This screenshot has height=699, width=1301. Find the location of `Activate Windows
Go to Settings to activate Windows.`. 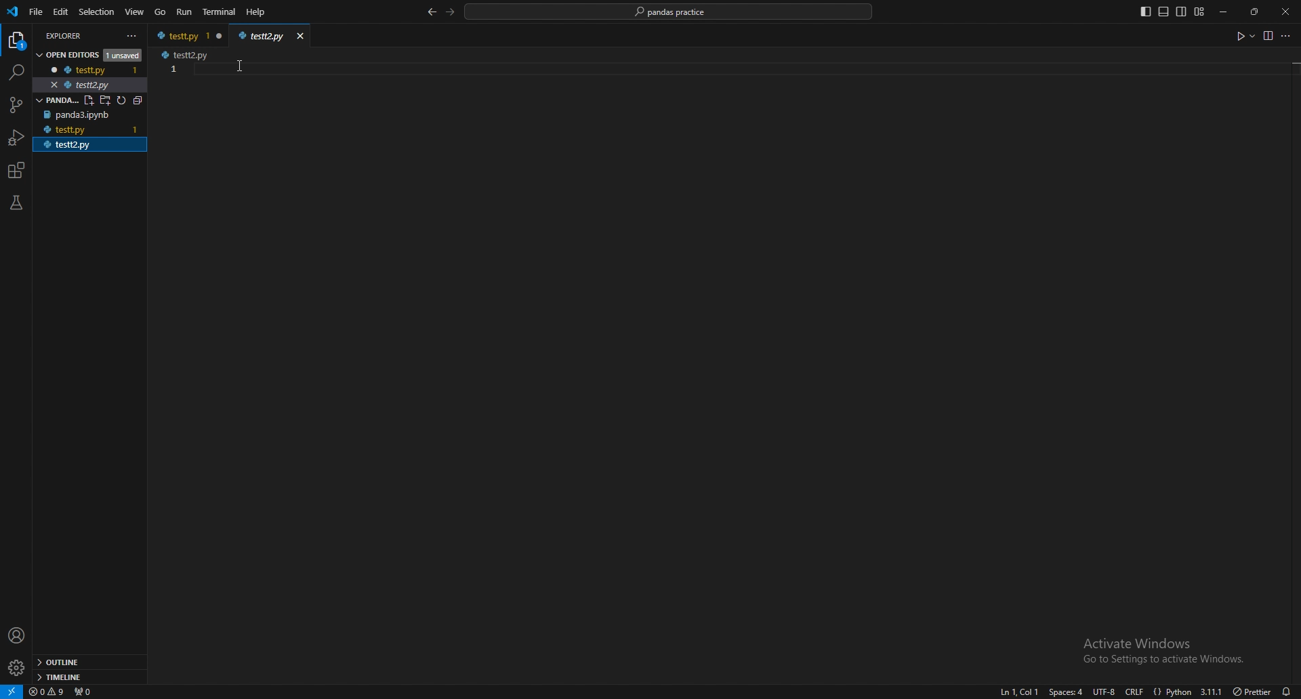

Activate Windows
Go to Settings to activate Windows. is located at coordinates (1159, 650).